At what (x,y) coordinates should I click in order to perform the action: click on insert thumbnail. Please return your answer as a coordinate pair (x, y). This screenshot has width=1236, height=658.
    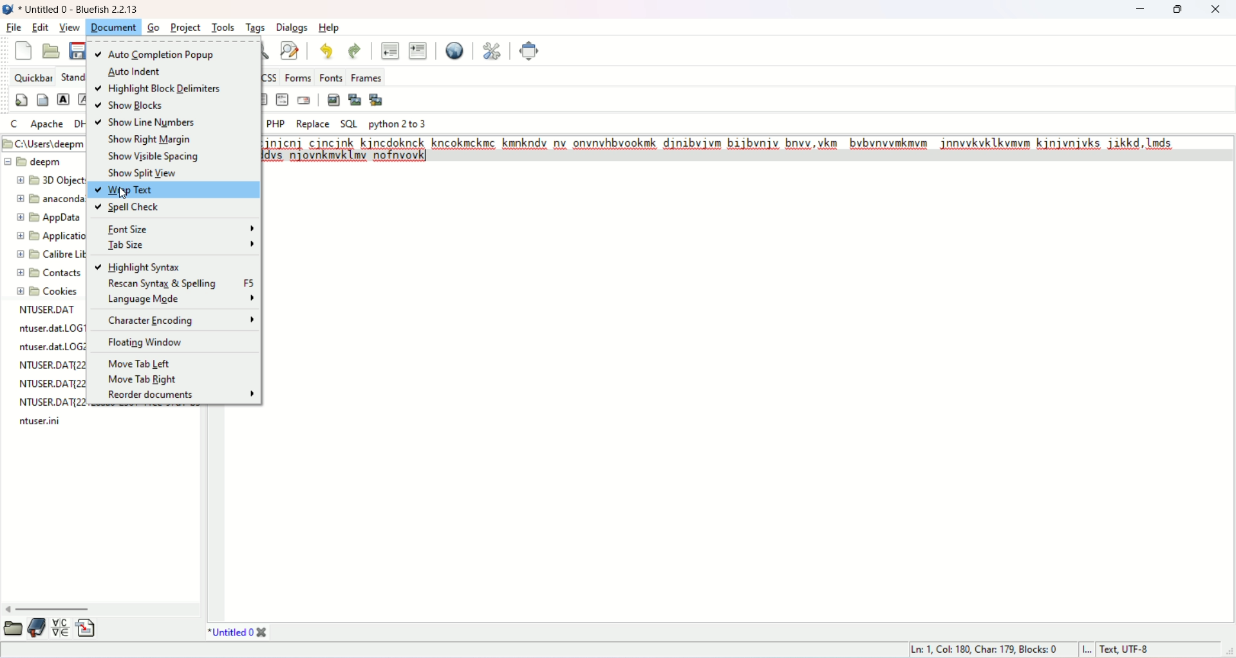
    Looking at the image, I should click on (355, 99).